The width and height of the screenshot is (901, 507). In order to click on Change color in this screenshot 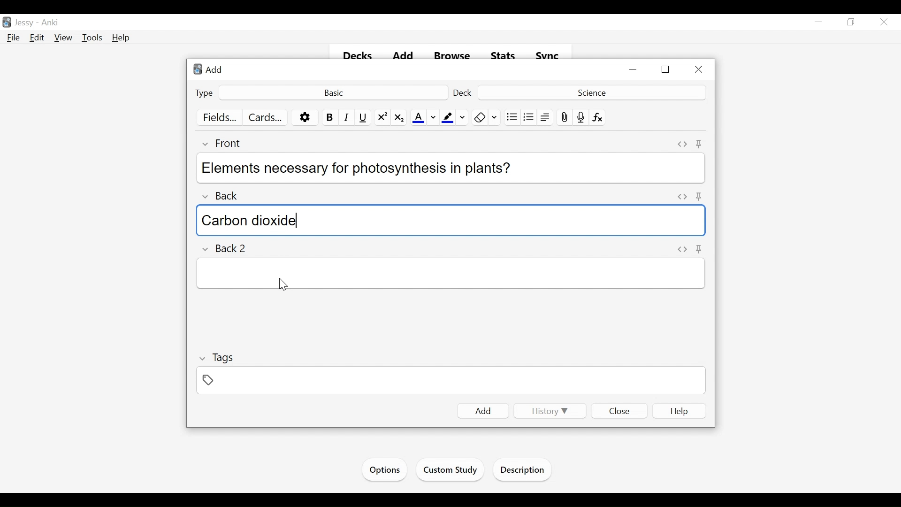, I will do `click(433, 118)`.